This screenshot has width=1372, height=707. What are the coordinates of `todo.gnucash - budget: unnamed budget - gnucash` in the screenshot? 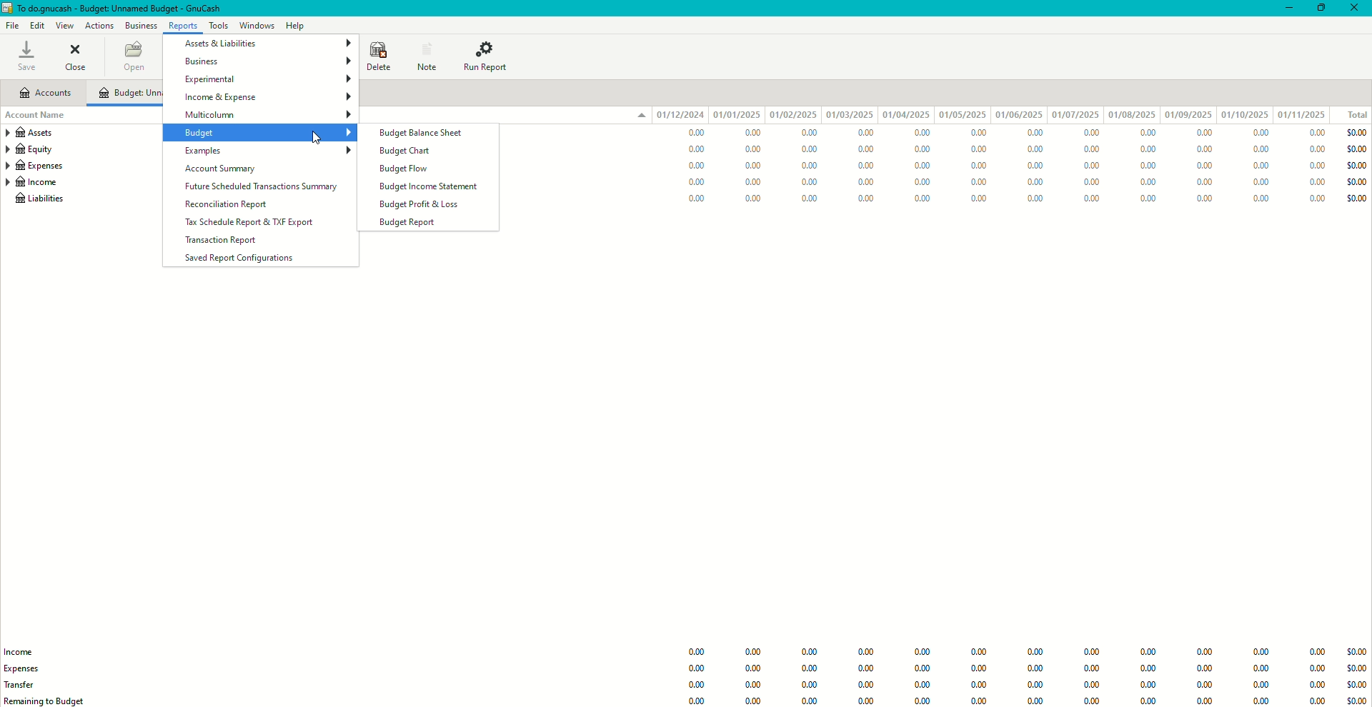 It's located at (118, 9).